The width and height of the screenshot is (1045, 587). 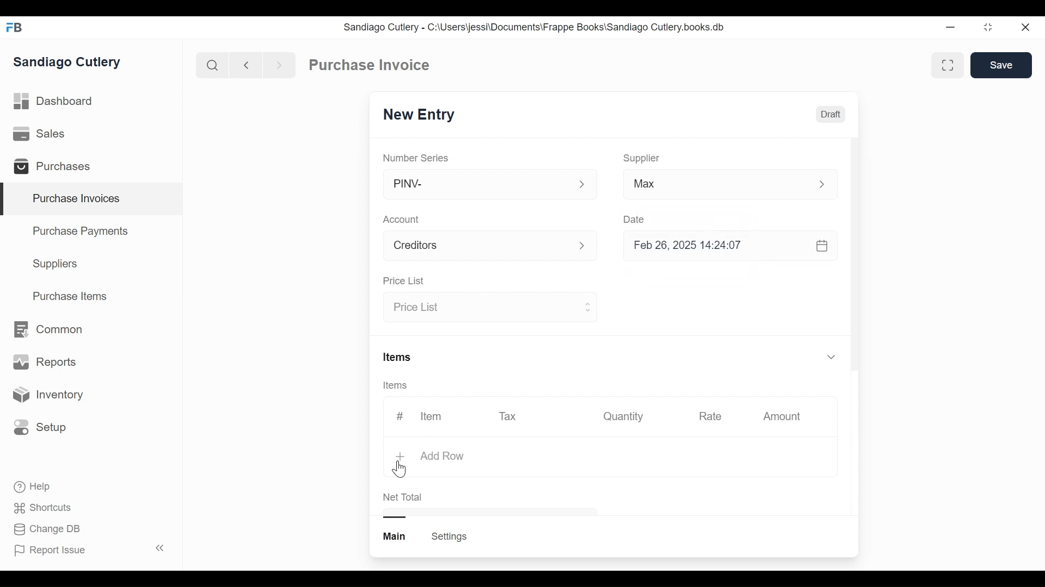 What do you see at coordinates (371, 65) in the screenshot?
I see `Purchase Invoice` at bounding box center [371, 65].